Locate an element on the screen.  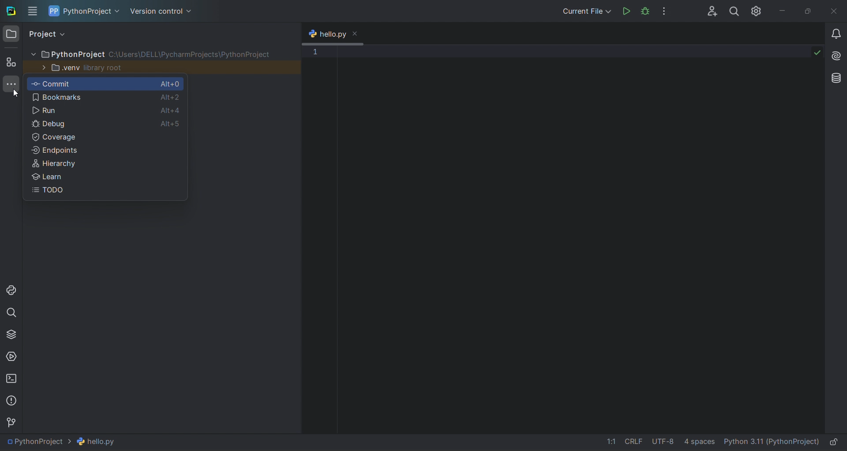
problems is located at coordinates (11, 400).